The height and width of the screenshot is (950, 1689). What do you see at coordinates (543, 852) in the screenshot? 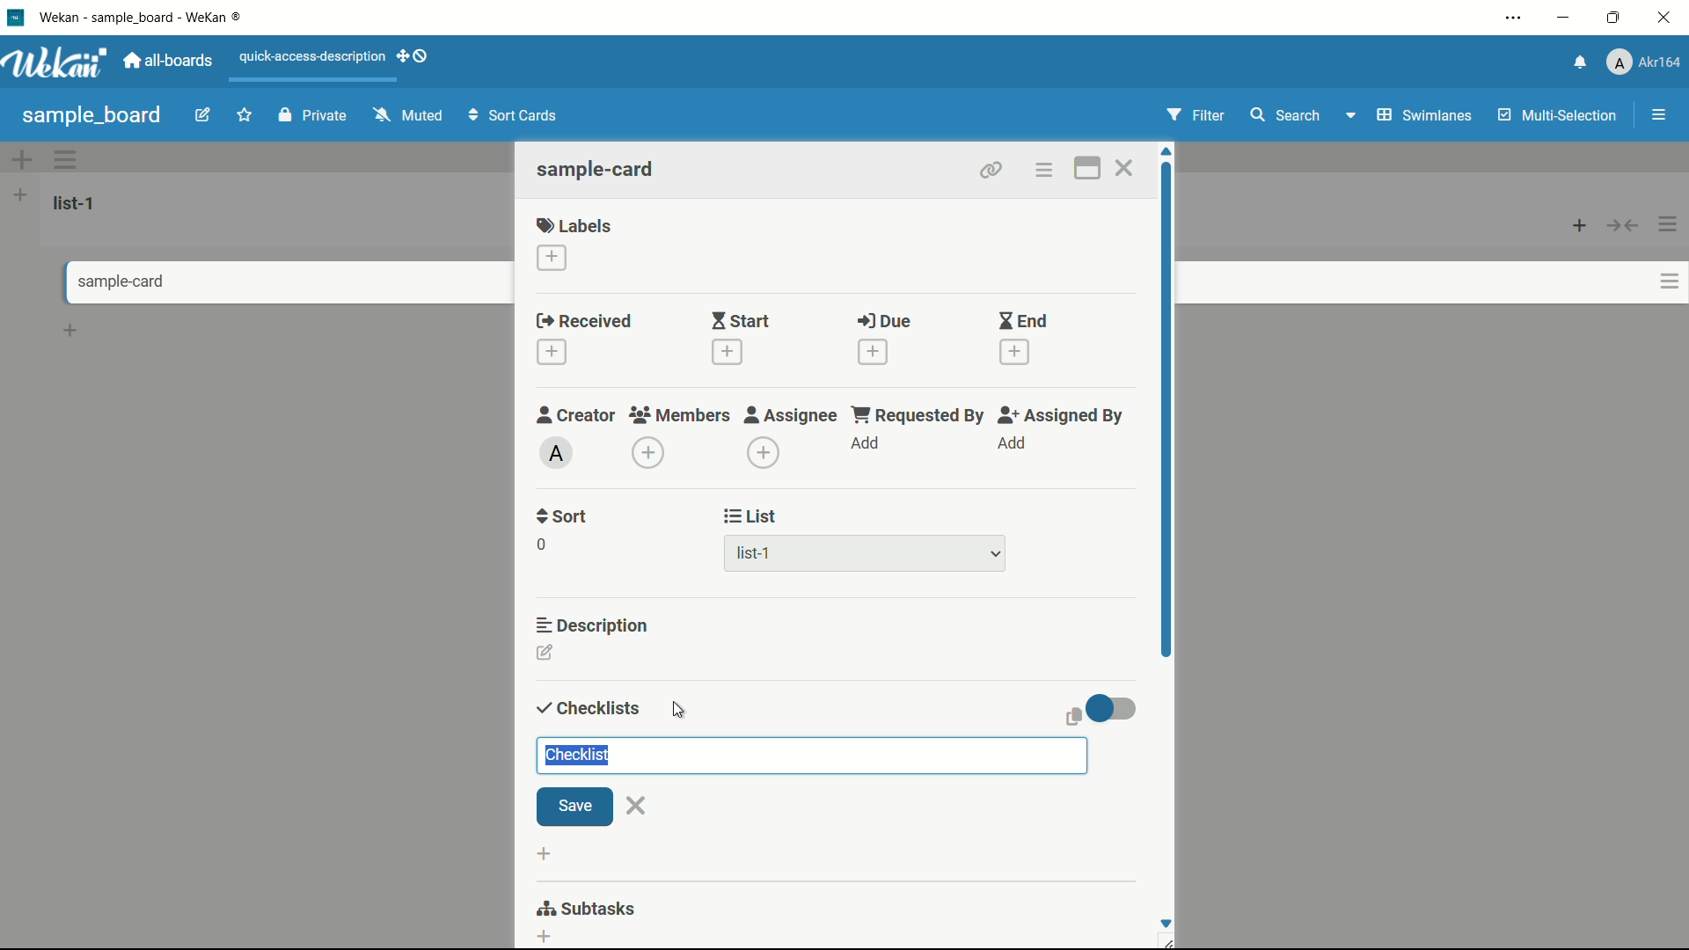
I see `add checklist` at bounding box center [543, 852].